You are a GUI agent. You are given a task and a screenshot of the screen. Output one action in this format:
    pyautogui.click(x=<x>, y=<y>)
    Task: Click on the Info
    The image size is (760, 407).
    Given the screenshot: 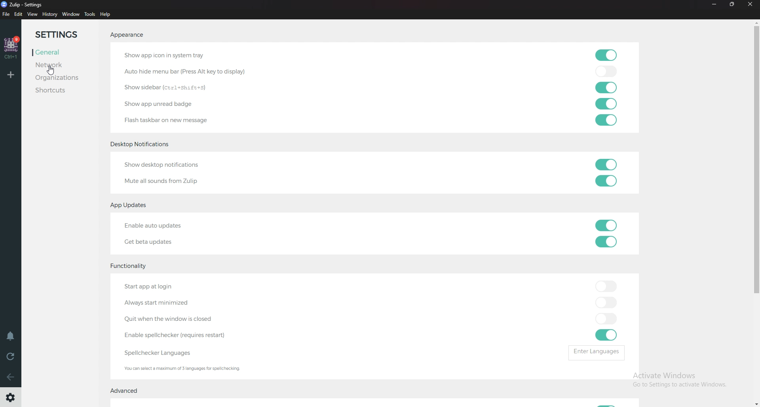 What is the action you would take?
    pyautogui.click(x=188, y=369)
    